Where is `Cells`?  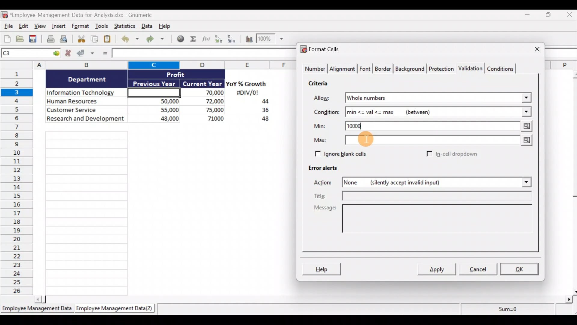
Cells is located at coordinates (162, 211).